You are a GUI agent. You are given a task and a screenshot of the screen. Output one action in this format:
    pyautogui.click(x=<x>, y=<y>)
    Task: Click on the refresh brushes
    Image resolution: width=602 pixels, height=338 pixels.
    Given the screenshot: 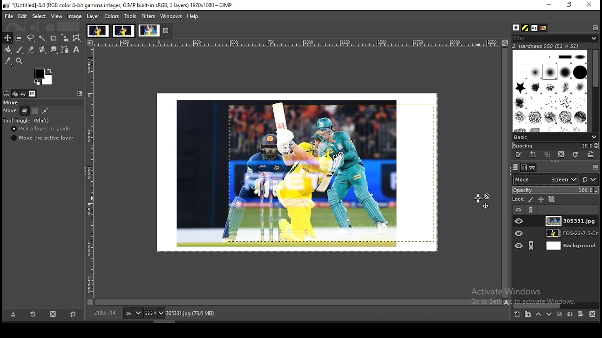 What is the action you would take?
    pyautogui.click(x=576, y=154)
    